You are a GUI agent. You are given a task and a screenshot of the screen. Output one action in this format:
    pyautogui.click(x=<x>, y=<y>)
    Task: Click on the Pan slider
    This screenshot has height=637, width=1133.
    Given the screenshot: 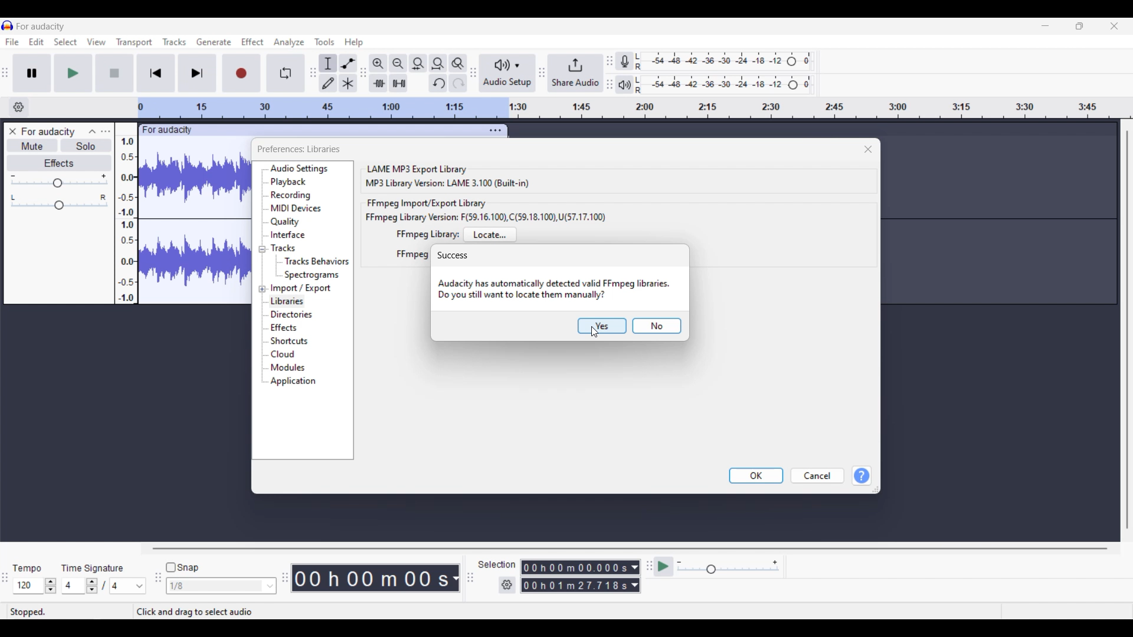 What is the action you would take?
    pyautogui.click(x=60, y=202)
    